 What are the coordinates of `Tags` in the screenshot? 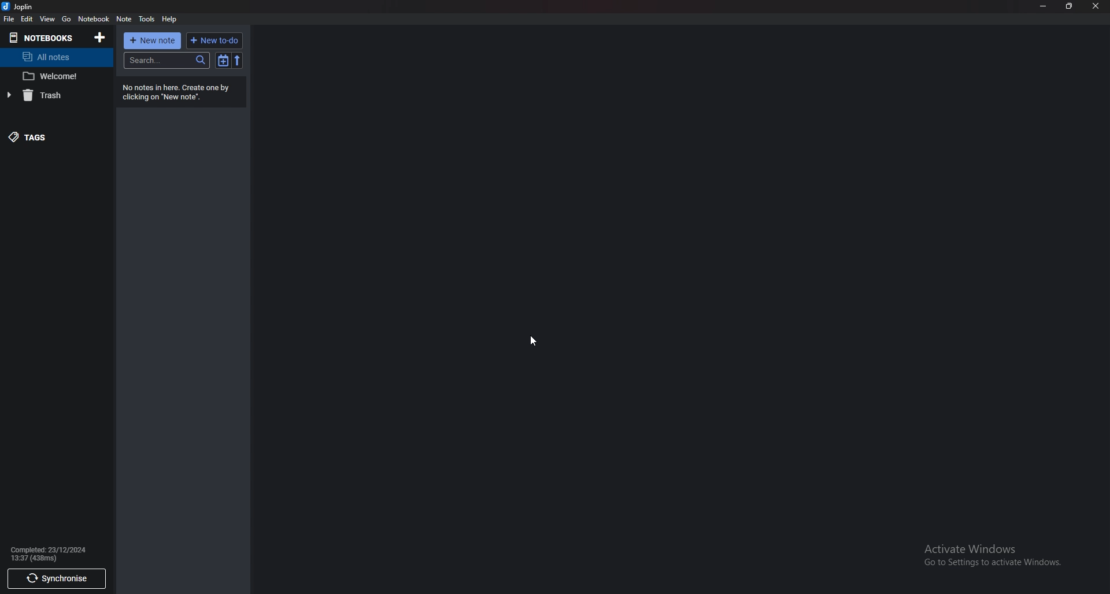 It's located at (42, 137).